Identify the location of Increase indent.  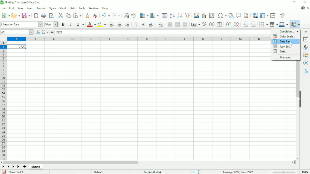
(245, 24).